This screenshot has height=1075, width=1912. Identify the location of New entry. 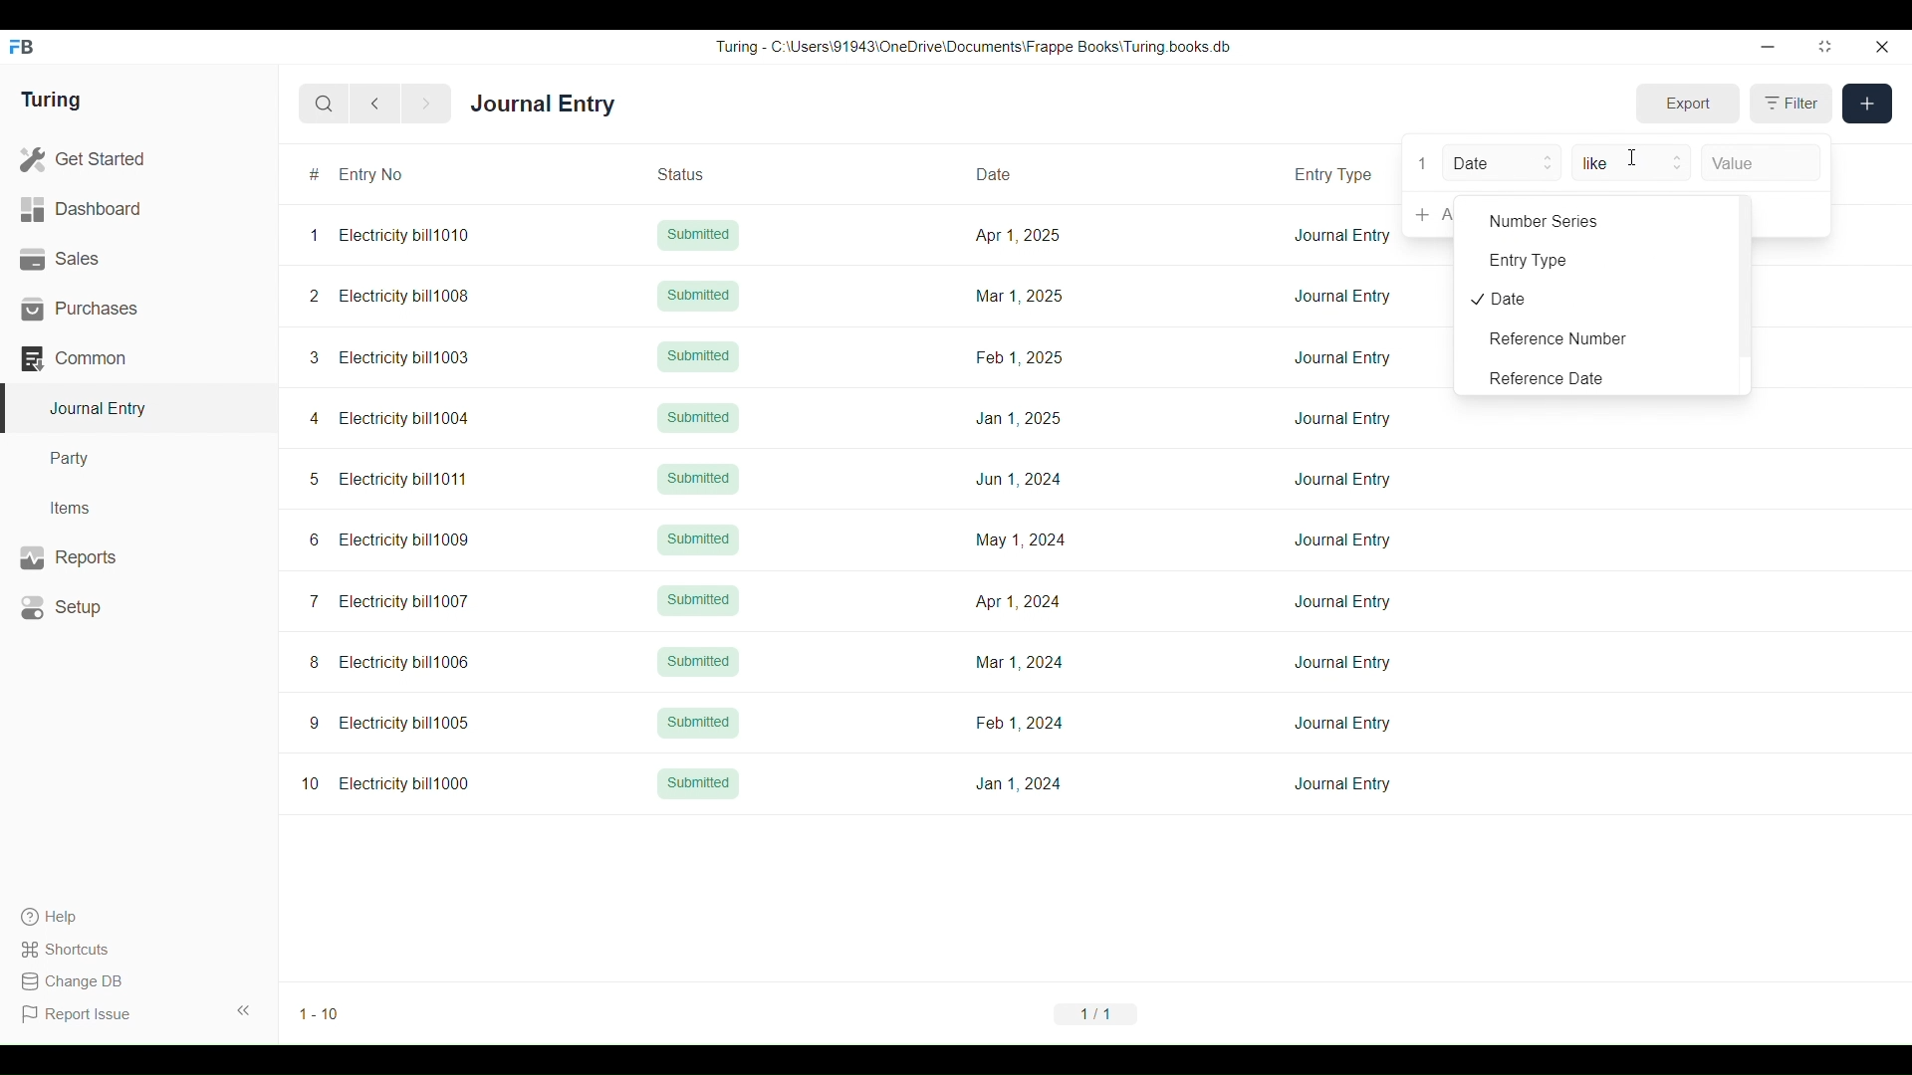
(1867, 104).